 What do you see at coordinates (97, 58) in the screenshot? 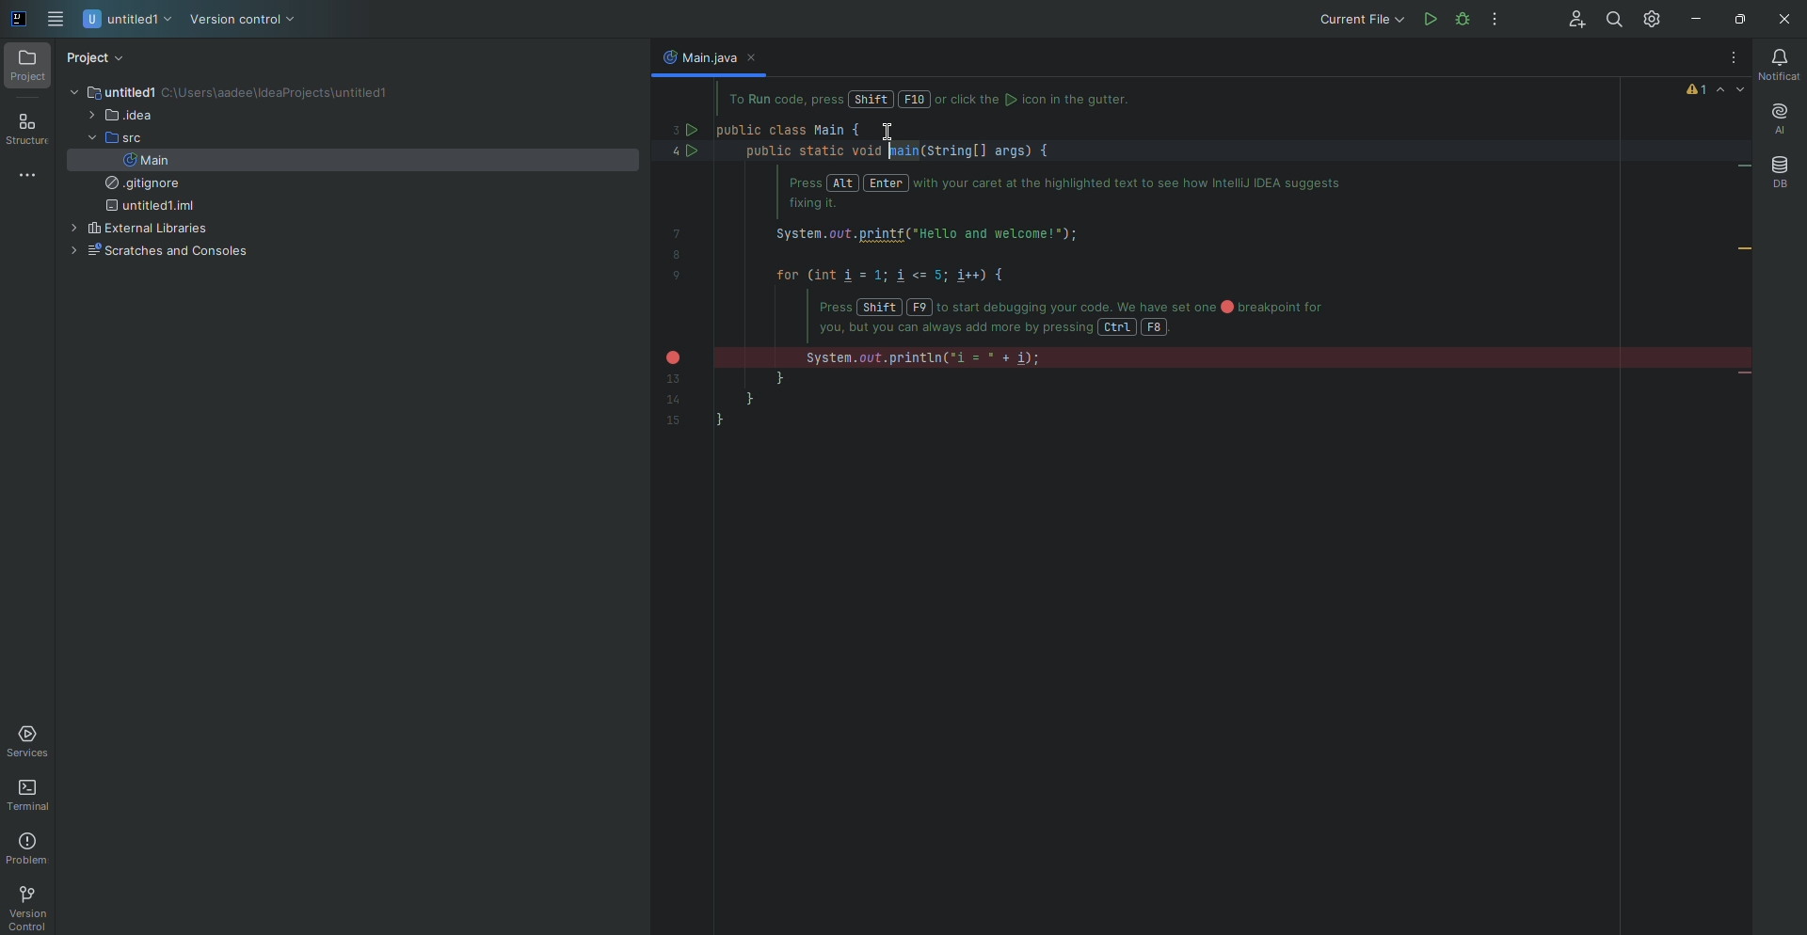
I see `Project` at bounding box center [97, 58].